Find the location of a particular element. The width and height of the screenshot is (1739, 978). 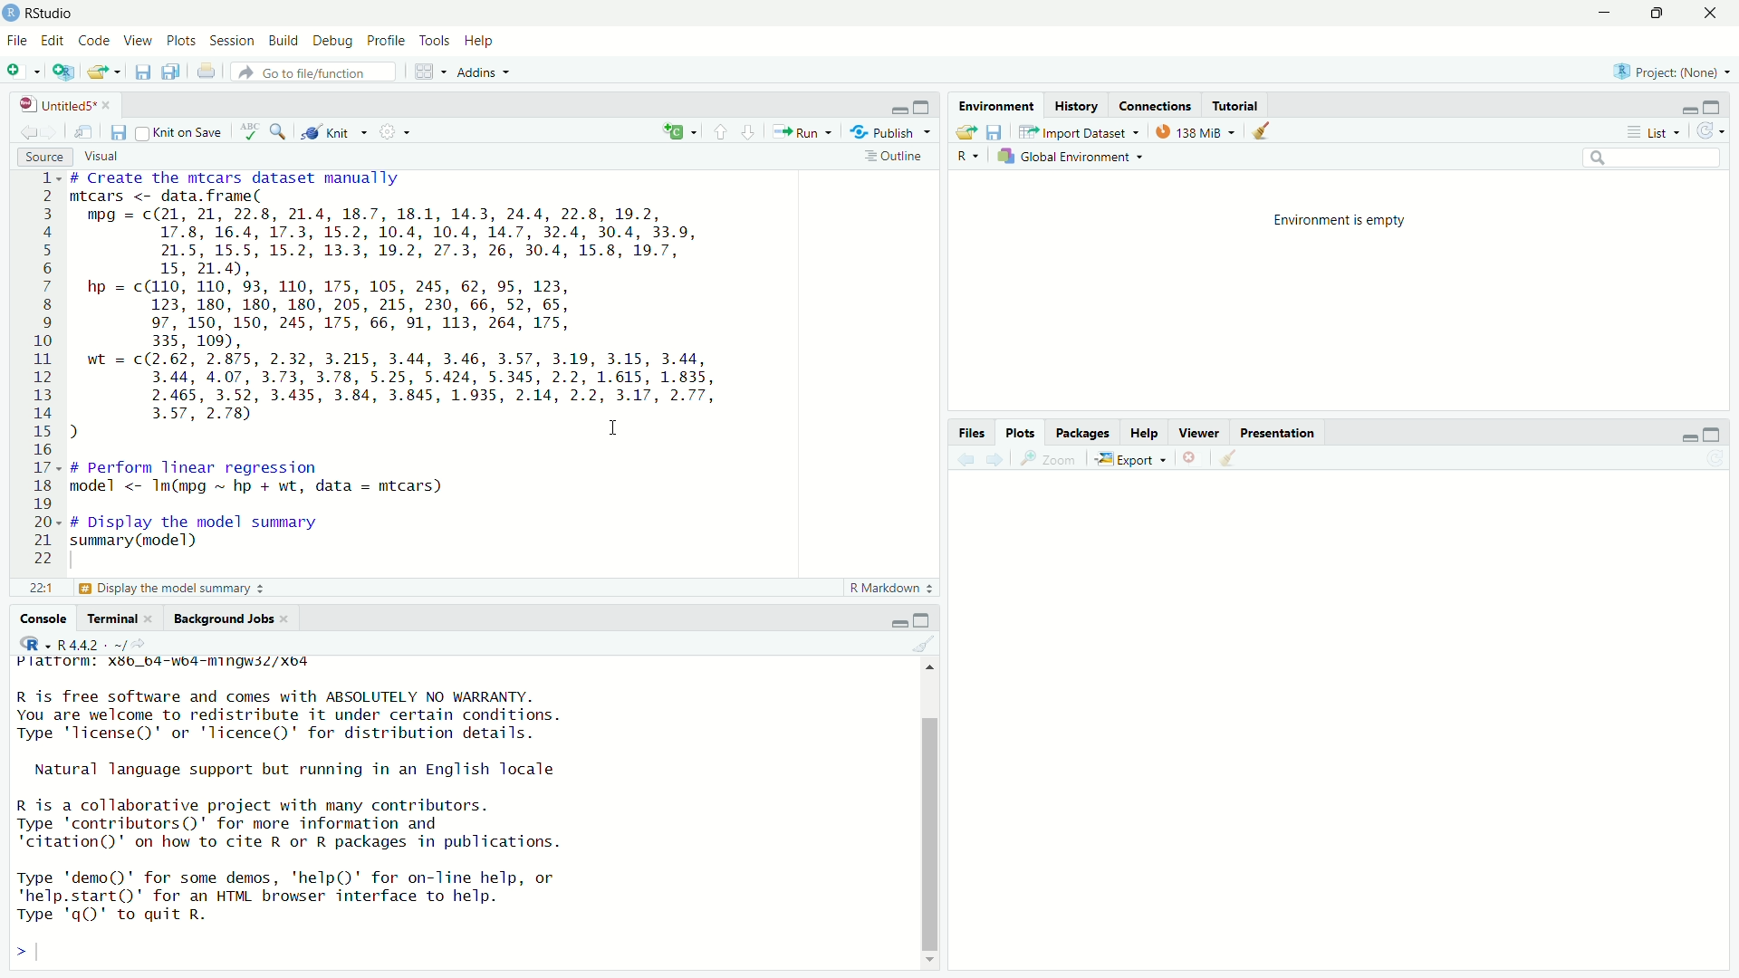

maximize is located at coordinates (923, 108).